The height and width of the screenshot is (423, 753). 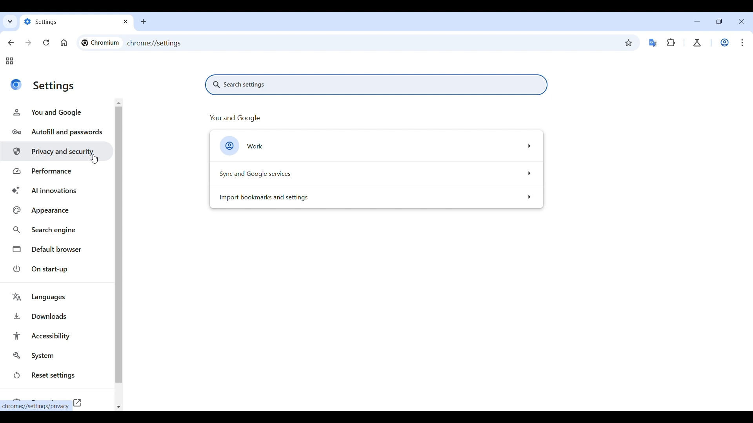 What do you see at coordinates (119, 244) in the screenshot?
I see `Vertical slide bar` at bounding box center [119, 244].